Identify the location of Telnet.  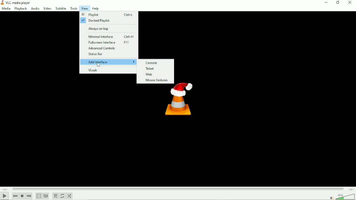
(156, 68).